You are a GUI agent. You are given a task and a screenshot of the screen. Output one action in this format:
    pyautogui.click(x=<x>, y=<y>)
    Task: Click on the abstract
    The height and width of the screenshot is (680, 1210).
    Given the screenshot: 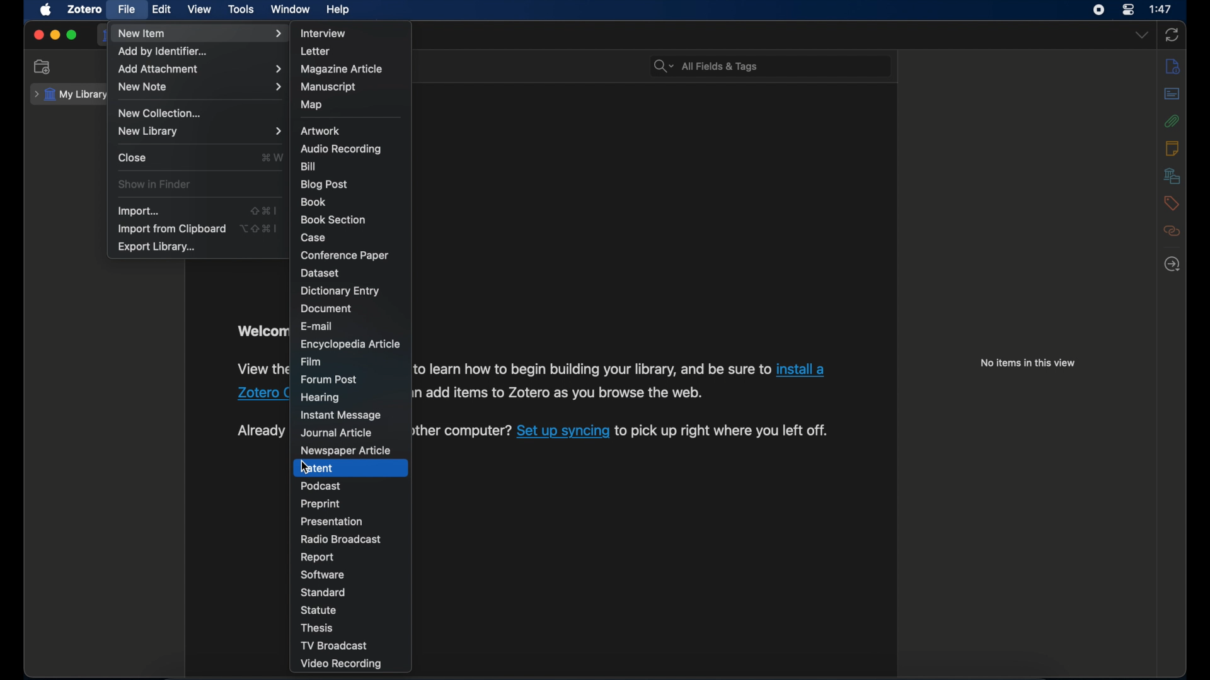 What is the action you would take?
    pyautogui.click(x=1173, y=94)
    